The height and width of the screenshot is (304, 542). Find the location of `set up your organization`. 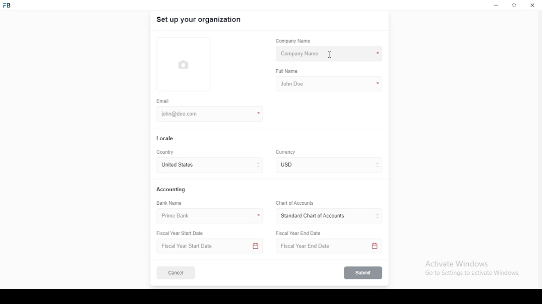

set up your organization is located at coordinates (199, 20).